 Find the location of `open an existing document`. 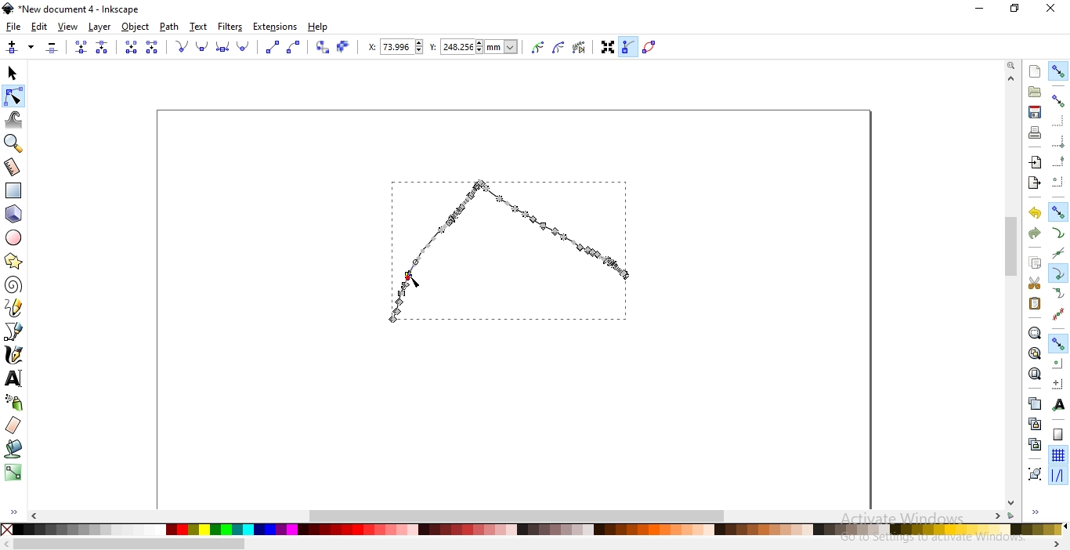

open an existing document is located at coordinates (1035, 92).